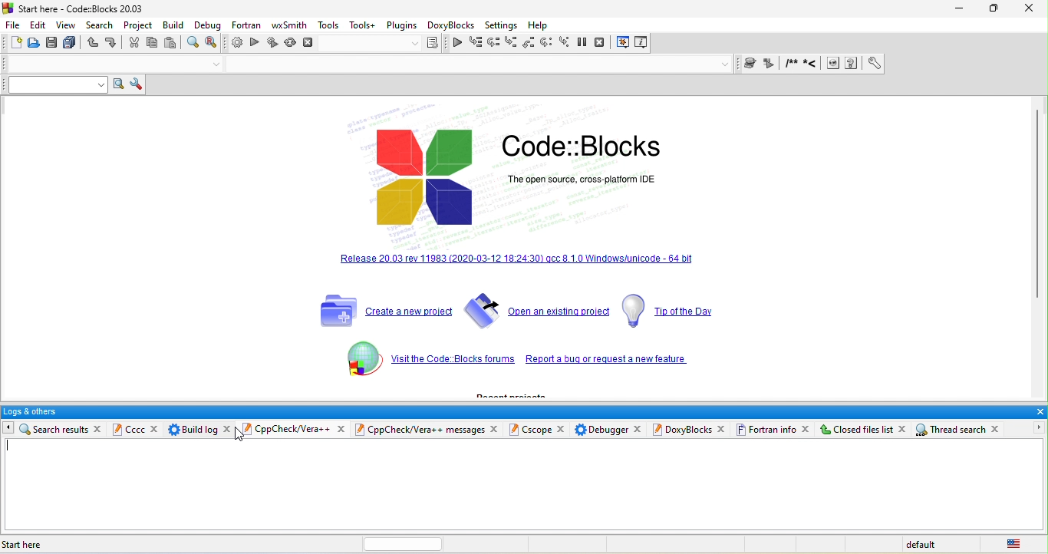  What do you see at coordinates (598, 180) in the screenshot?
I see `the open source, cross-platform IDE` at bounding box center [598, 180].